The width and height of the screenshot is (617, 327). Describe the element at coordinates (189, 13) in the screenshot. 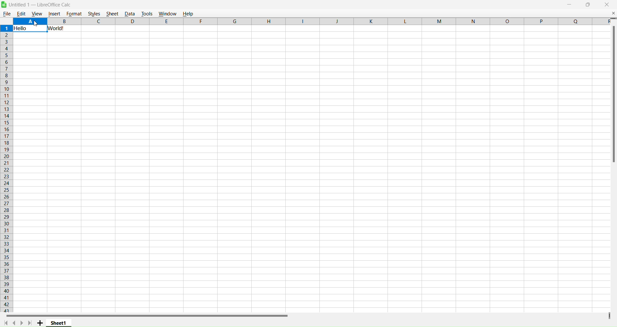

I see `help` at that location.